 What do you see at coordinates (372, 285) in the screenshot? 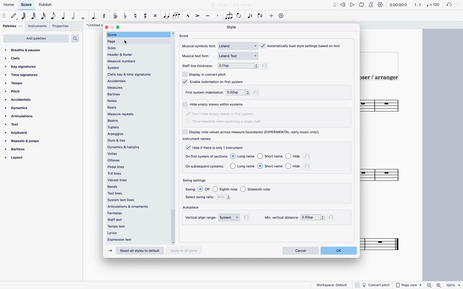
I see `concert pitch` at bounding box center [372, 285].